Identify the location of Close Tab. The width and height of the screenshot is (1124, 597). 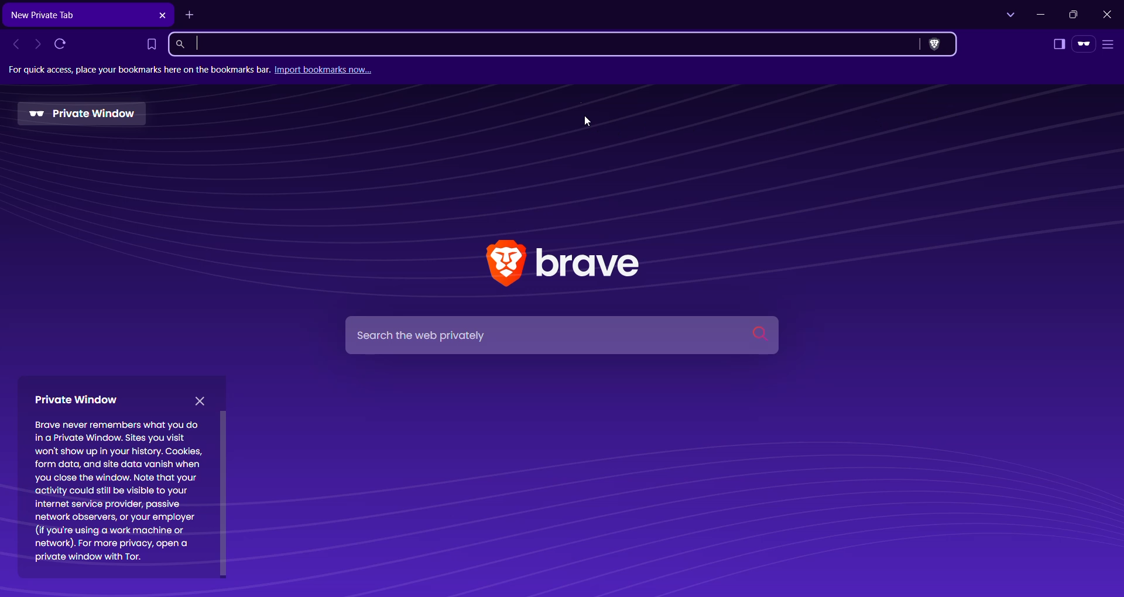
(159, 15).